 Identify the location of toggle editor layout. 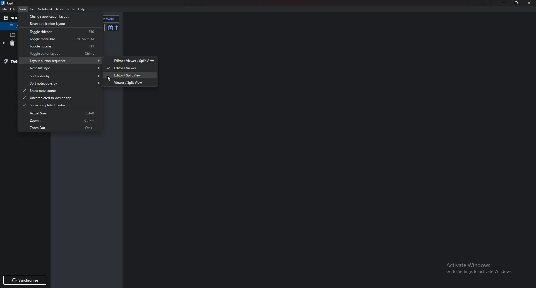
(62, 53).